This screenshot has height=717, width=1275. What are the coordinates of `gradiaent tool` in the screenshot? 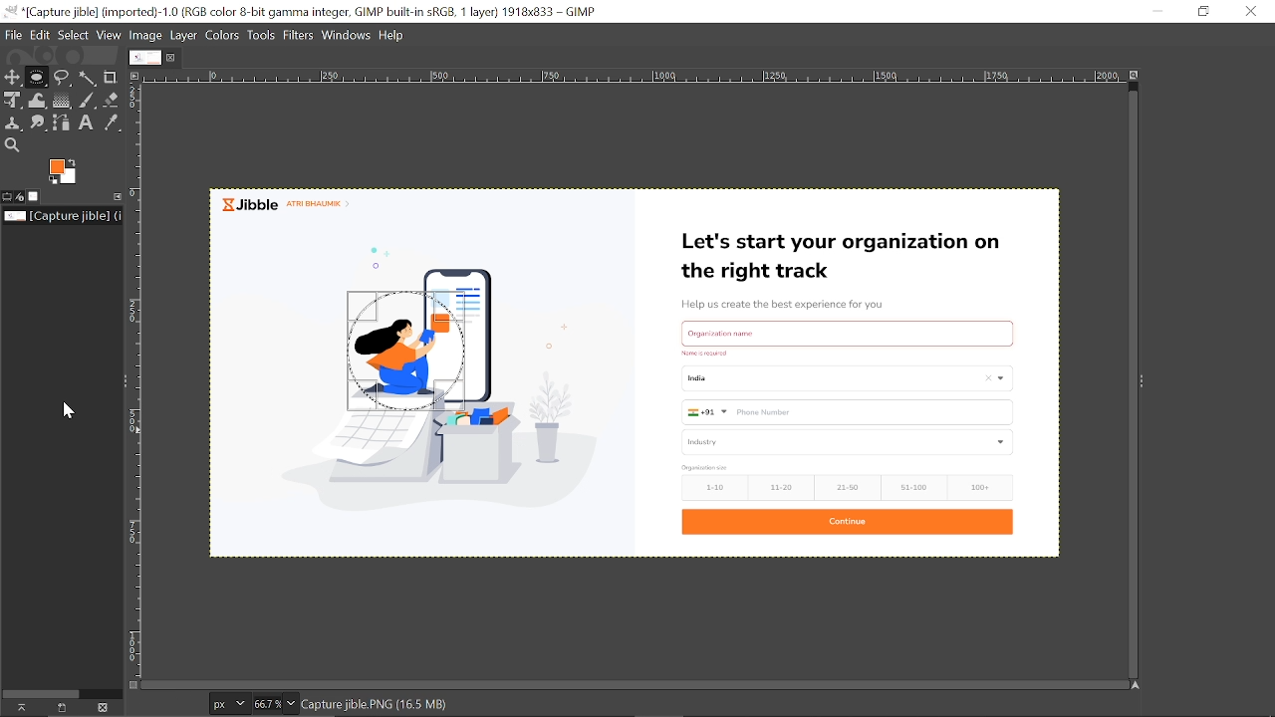 It's located at (61, 100).